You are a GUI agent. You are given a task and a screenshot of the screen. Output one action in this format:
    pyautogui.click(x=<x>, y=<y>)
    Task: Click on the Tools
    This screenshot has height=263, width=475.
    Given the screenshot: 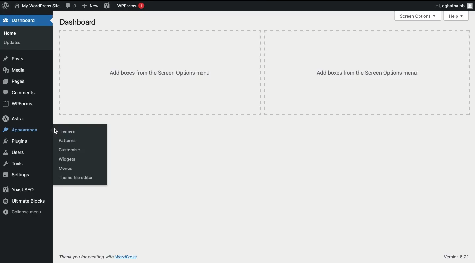 What is the action you would take?
    pyautogui.click(x=15, y=164)
    